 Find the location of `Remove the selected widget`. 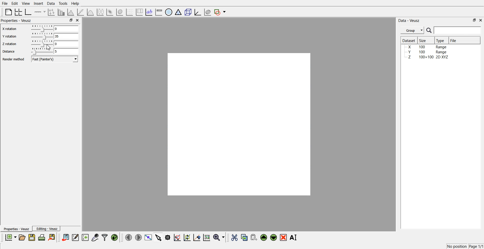

Remove the selected widget is located at coordinates (283, 238).